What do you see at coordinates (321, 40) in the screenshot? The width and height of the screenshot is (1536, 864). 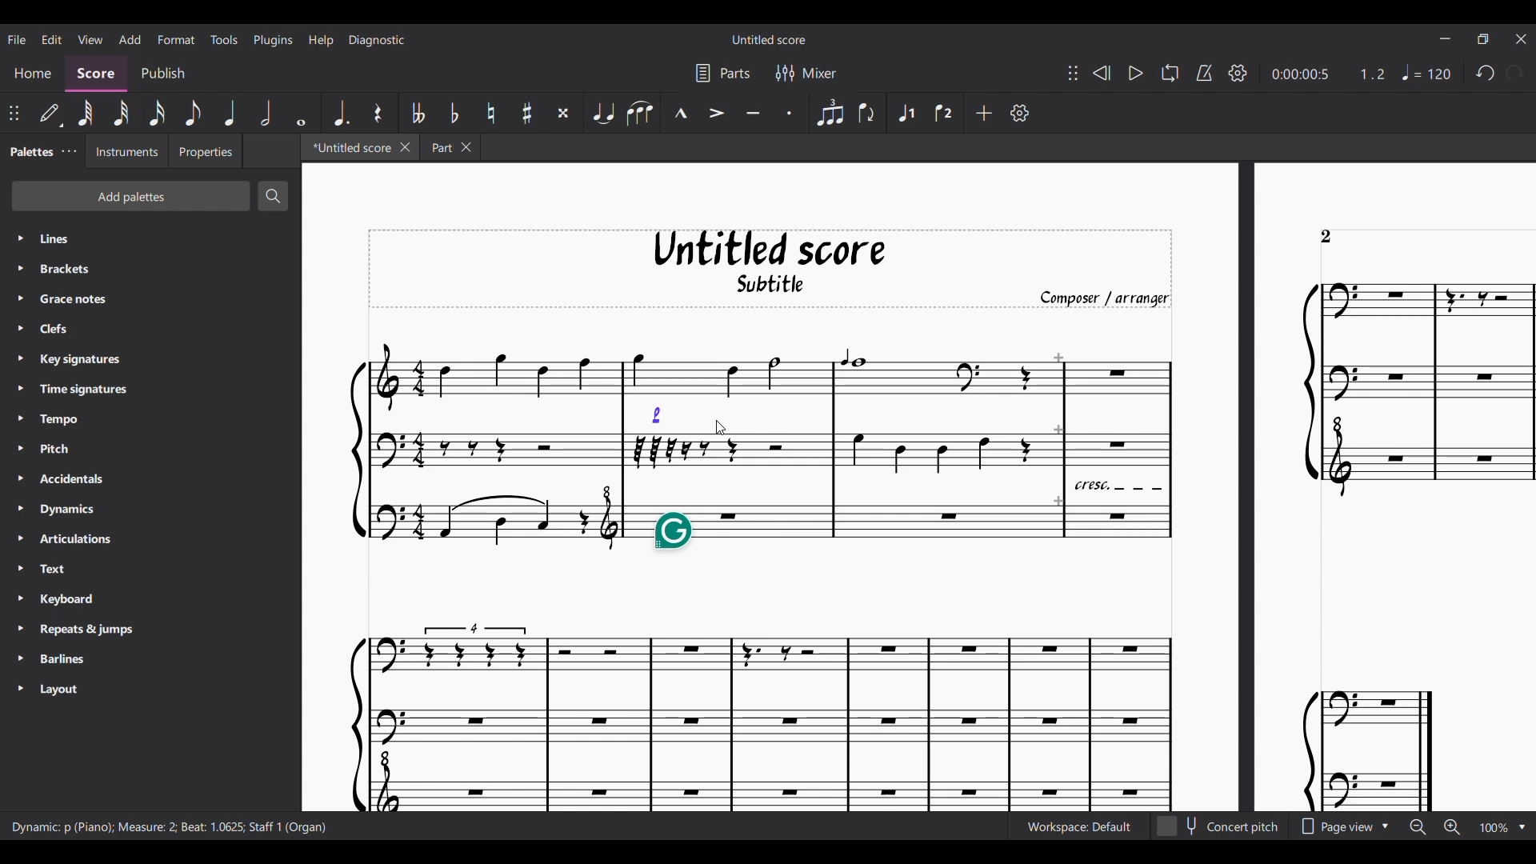 I see `Help menu` at bounding box center [321, 40].